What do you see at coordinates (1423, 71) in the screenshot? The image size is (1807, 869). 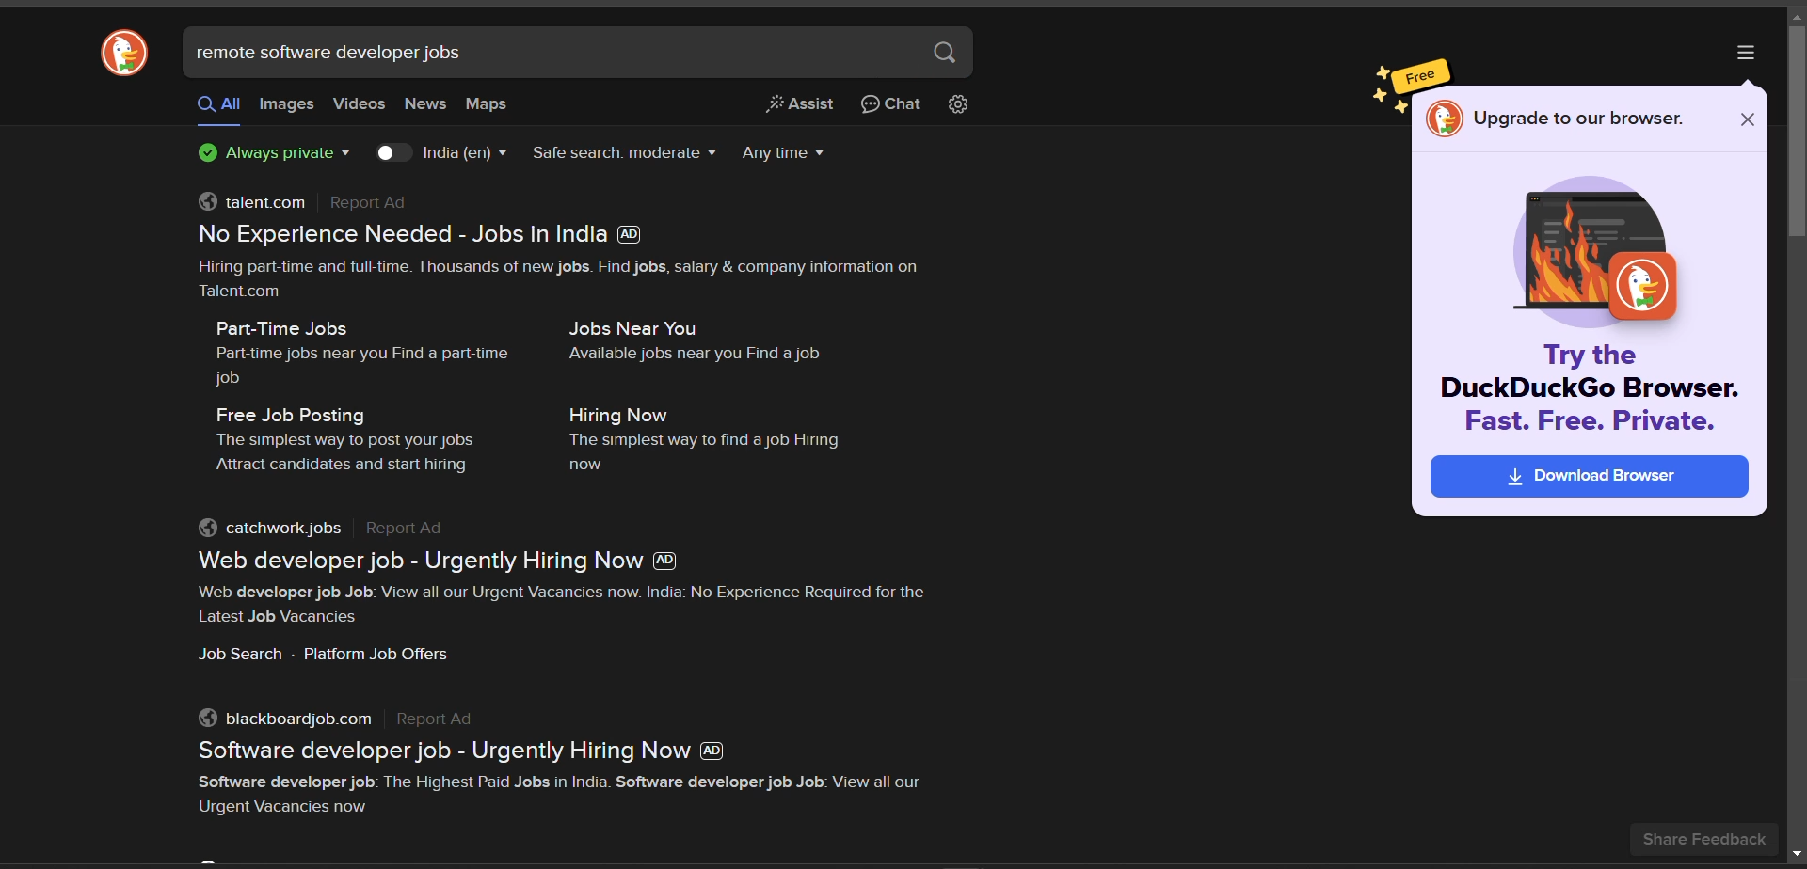 I see `free` at bounding box center [1423, 71].